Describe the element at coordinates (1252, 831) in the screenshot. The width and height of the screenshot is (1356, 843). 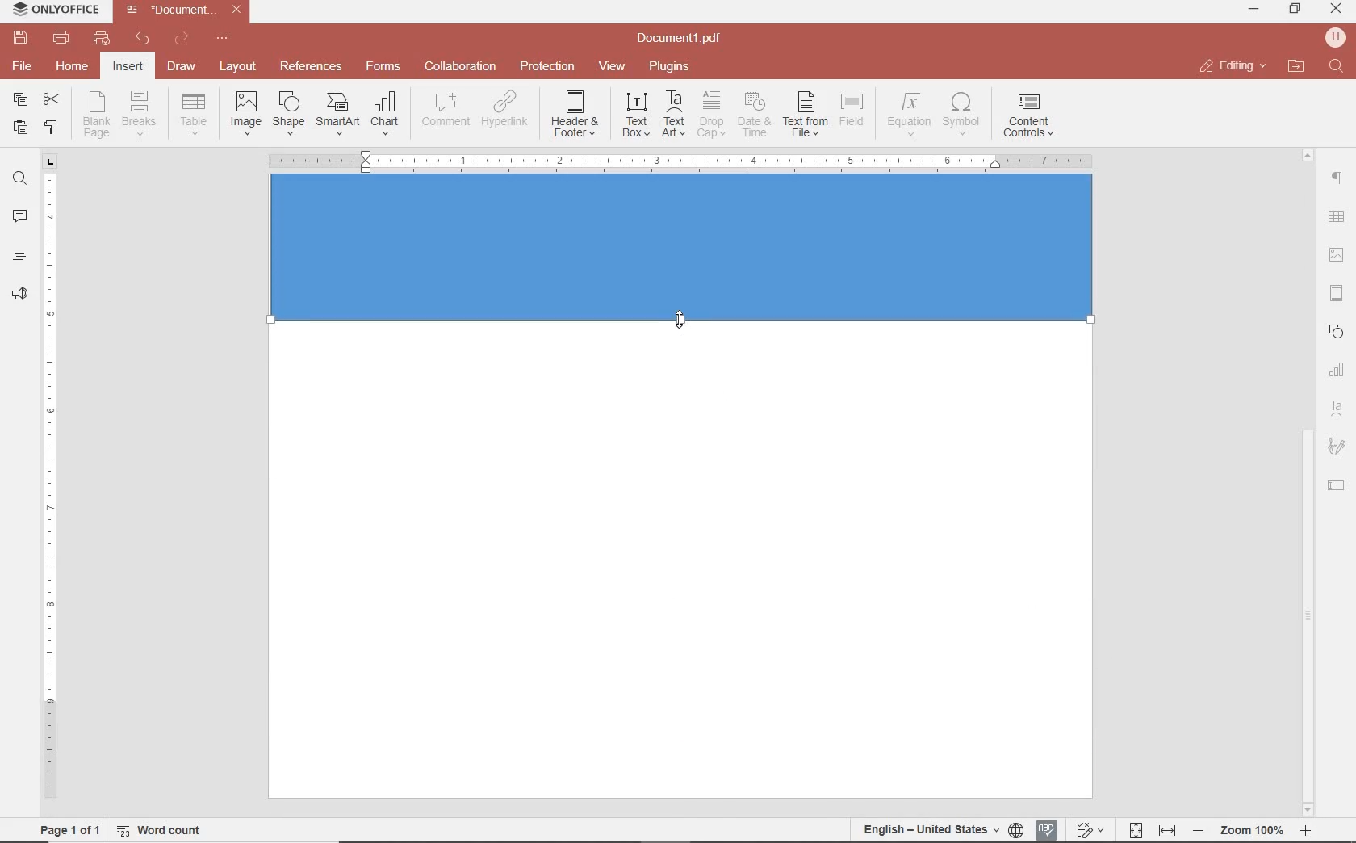
I see `` at that location.